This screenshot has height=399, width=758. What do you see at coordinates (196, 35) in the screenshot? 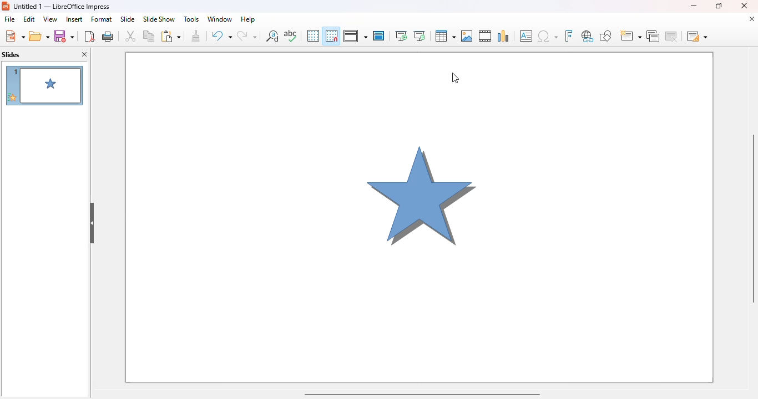
I see `clone formatting` at bounding box center [196, 35].